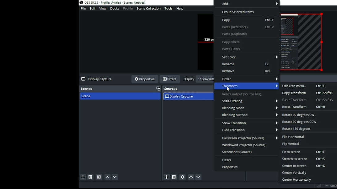  I want to click on Add scene, so click(82, 177).